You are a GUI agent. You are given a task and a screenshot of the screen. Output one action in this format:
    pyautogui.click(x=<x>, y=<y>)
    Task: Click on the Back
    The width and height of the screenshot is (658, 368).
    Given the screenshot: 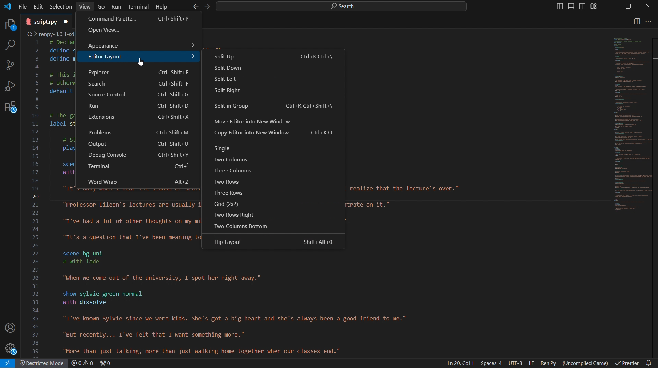 What is the action you would take?
    pyautogui.click(x=194, y=6)
    